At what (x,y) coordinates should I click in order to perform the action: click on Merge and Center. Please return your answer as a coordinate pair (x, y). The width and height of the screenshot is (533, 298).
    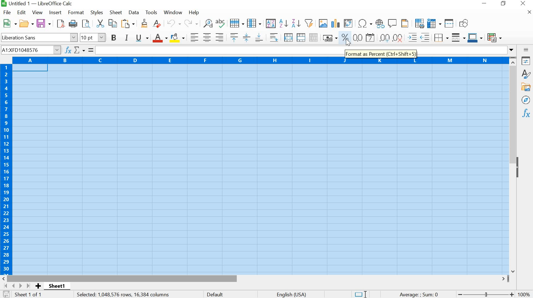
    Looking at the image, I should click on (289, 37).